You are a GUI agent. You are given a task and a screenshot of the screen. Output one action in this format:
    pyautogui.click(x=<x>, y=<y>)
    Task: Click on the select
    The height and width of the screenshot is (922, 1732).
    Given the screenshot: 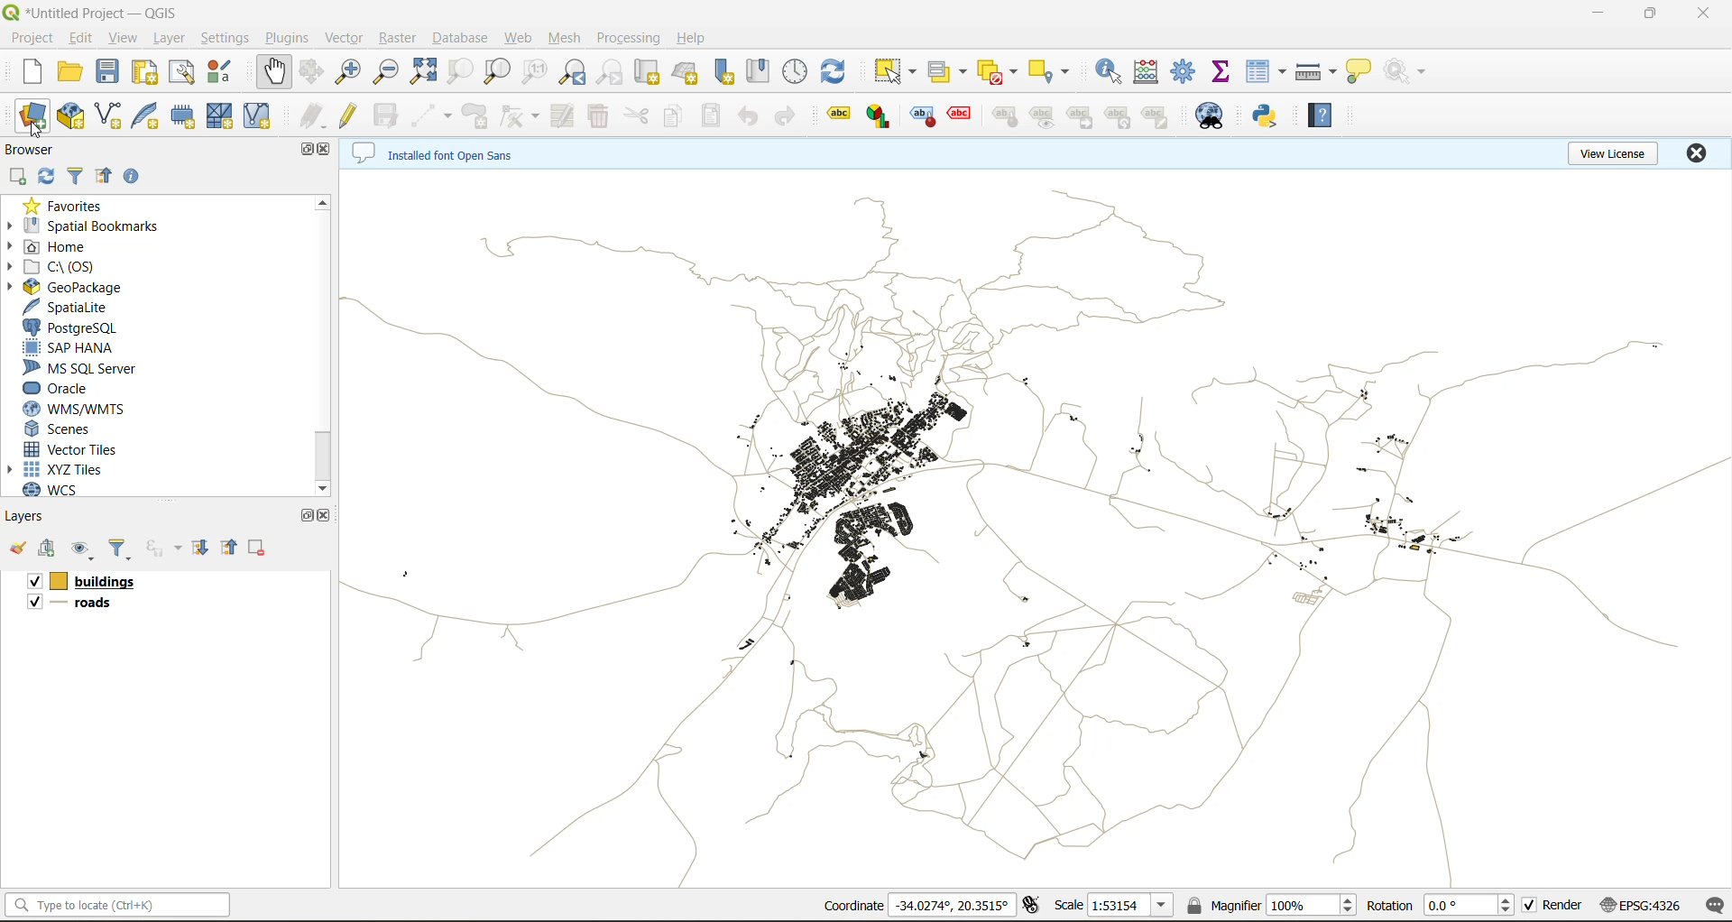 What is the action you would take?
    pyautogui.click(x=892, y=72)
    